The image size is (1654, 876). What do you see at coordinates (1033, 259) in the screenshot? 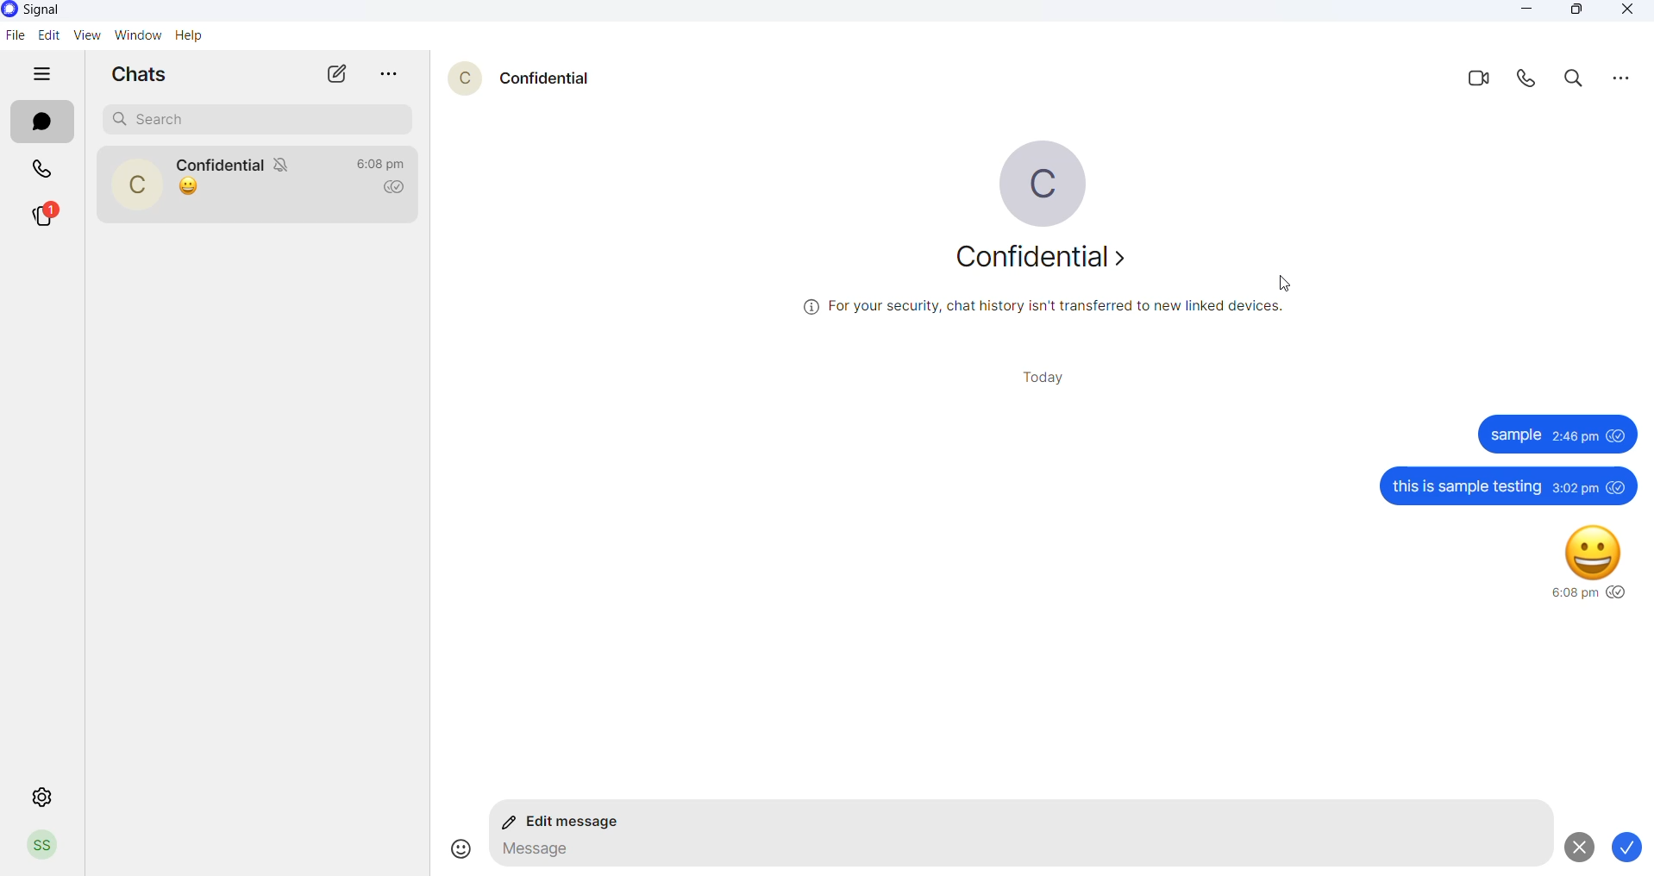
I see `about contact` at bounding box center [1033, 259].